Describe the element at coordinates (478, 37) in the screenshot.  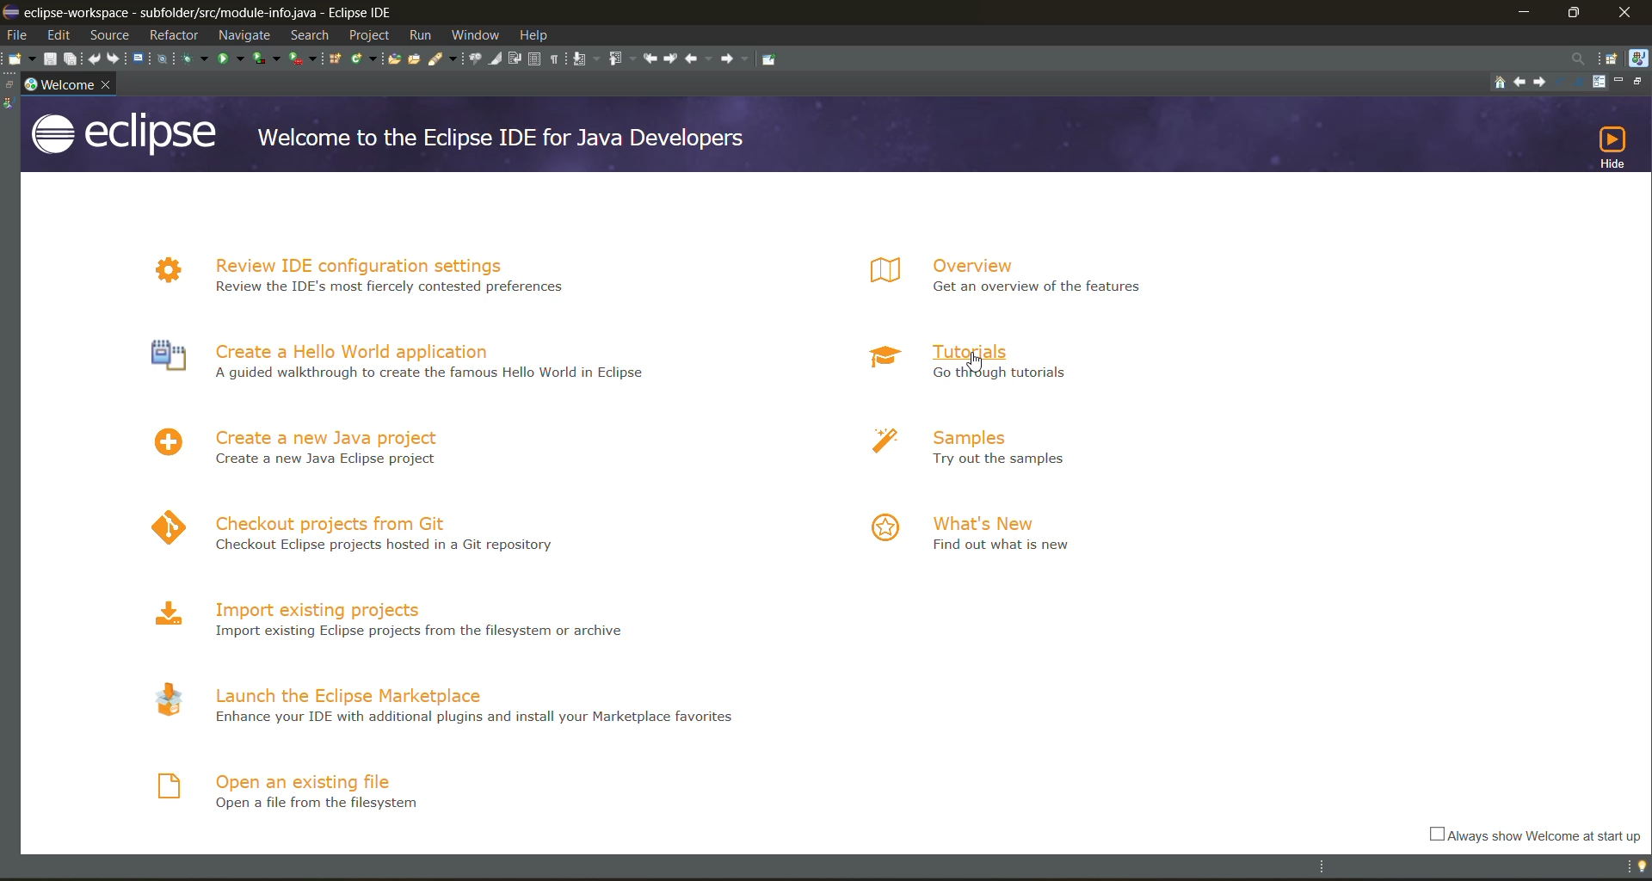
I see `window` at that location.